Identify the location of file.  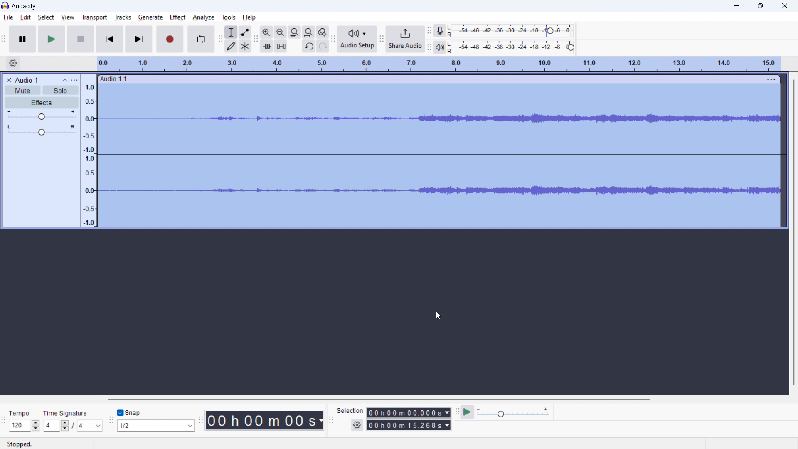
(8, 17).